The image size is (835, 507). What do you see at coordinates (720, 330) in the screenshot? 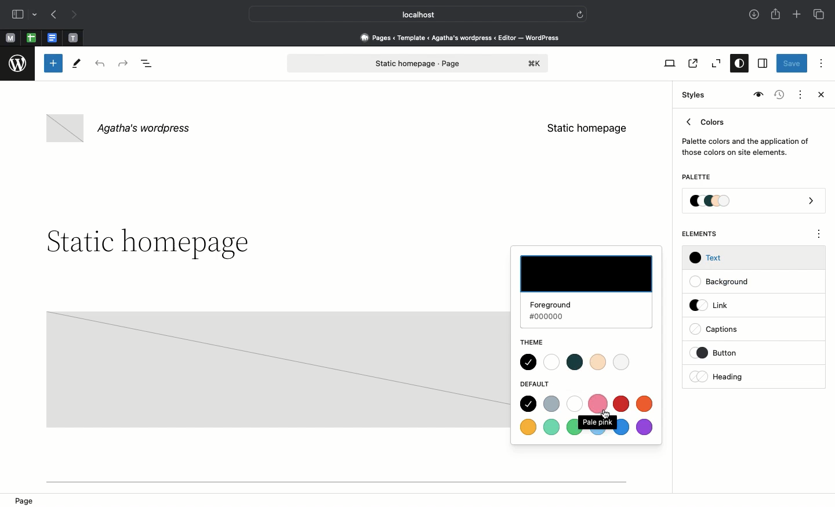
I see `Captions` at bounding box center [720, 330].